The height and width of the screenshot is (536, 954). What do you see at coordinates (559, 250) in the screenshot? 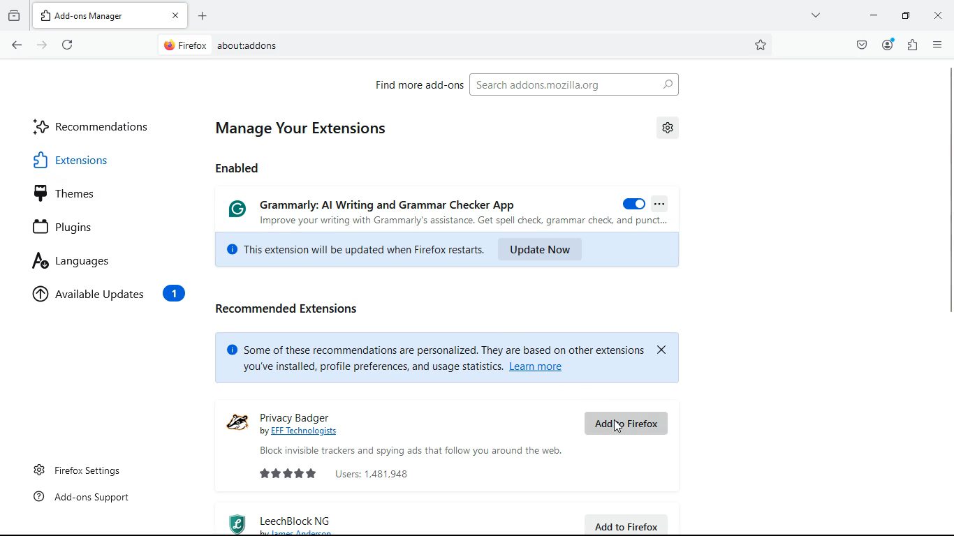
I see `update now` at bounding box center [559, 250].